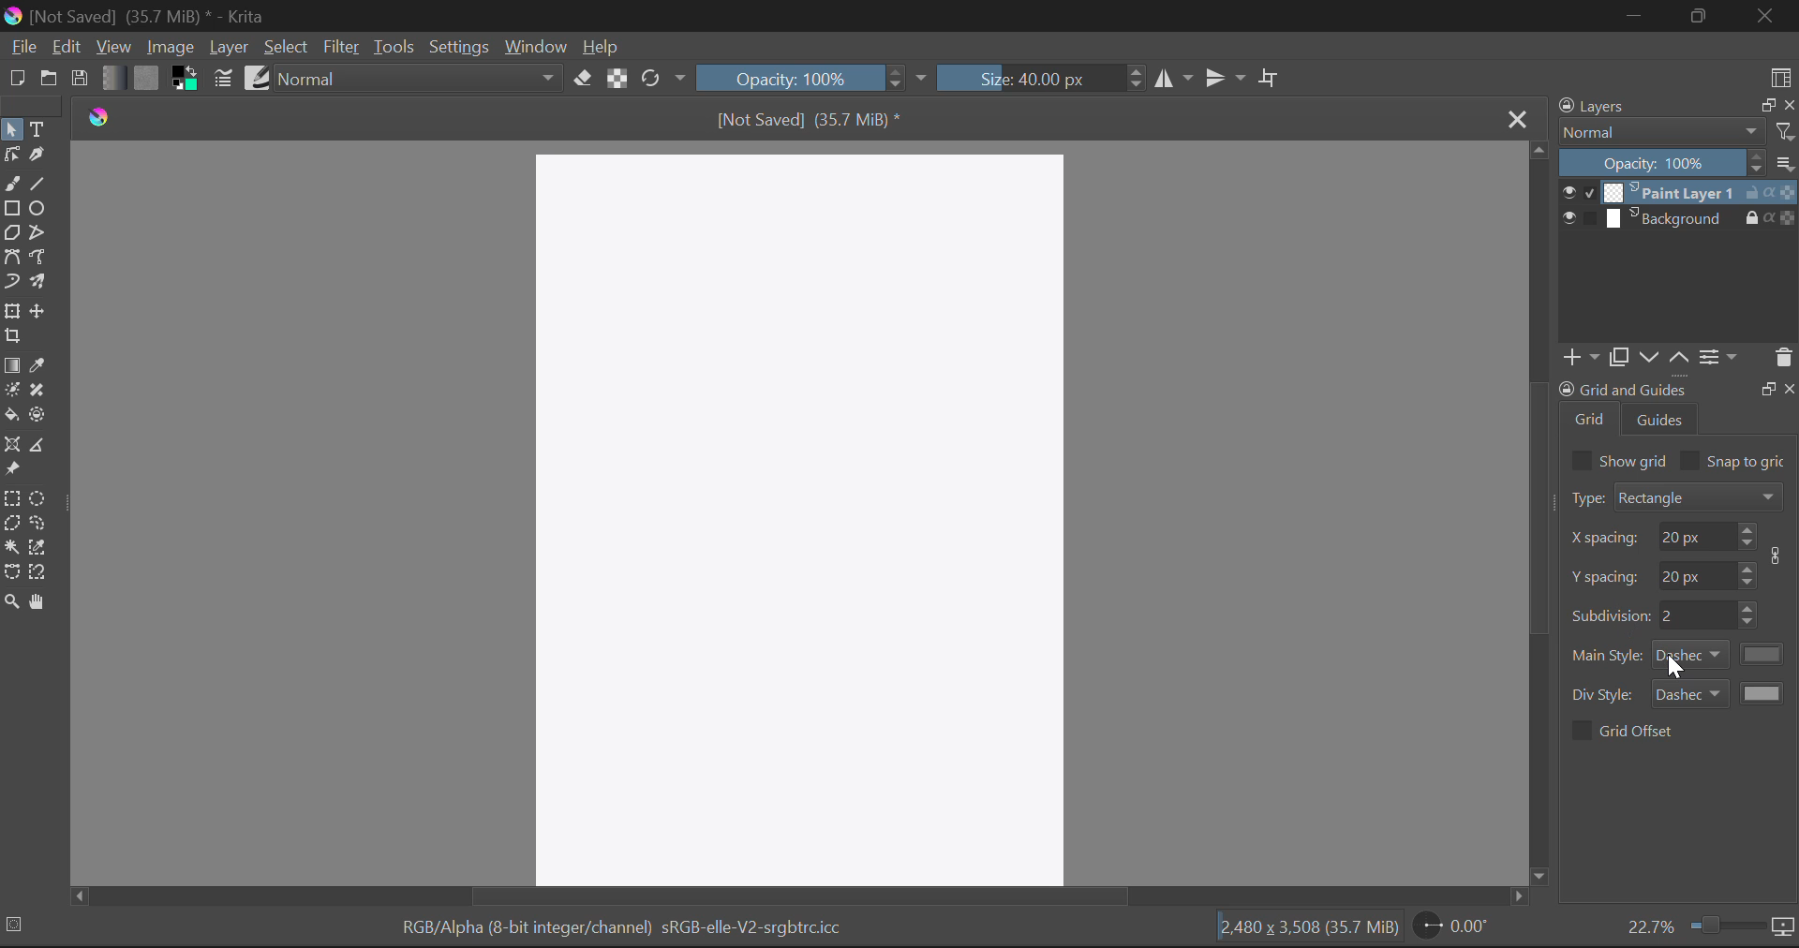 The image size is (1799, 948). Describe the element at coordinates (1646, 357) in the screenshot. I see `down` at that location.